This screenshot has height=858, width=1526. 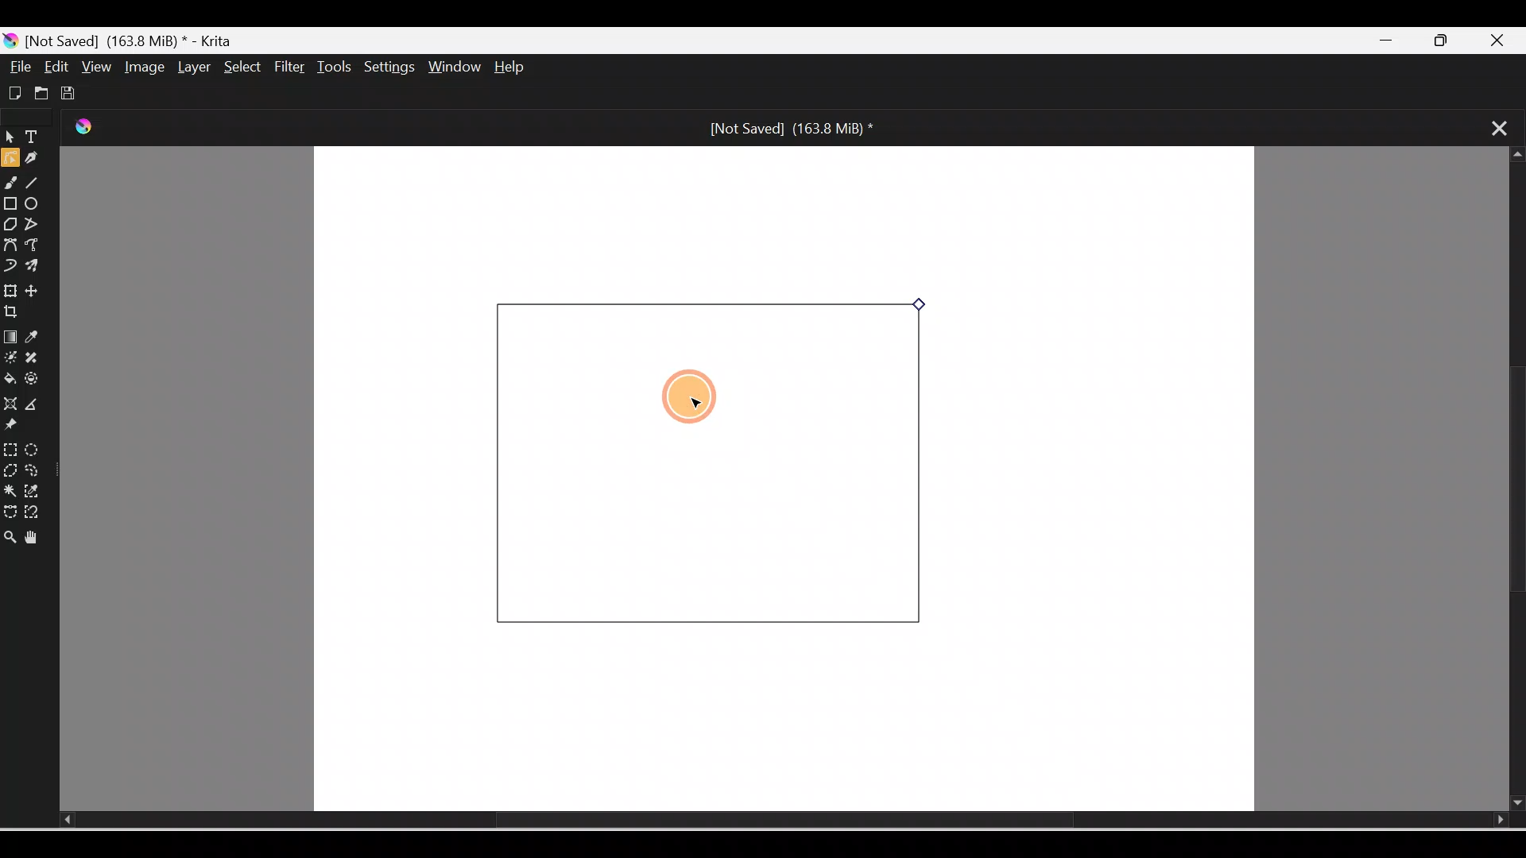 I want to click on Open existing document, so click(x=39, y=93).